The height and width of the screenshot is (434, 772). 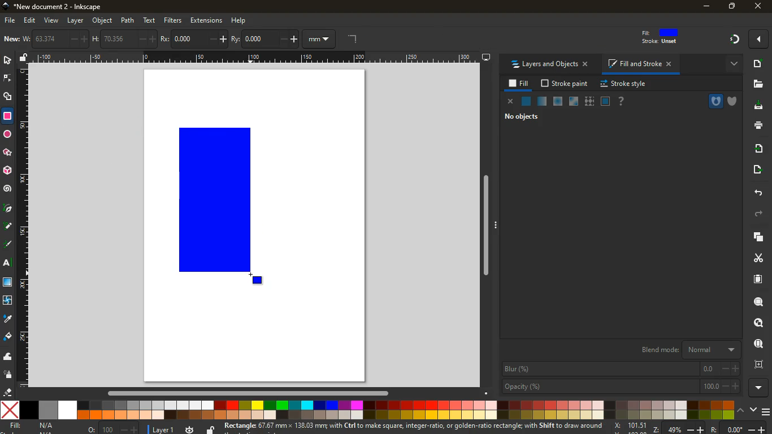 What do you see at coordinates (255, 278) in the screenshot?
I see `DRAG_TO Cursor` at bounding box center [255, 278].